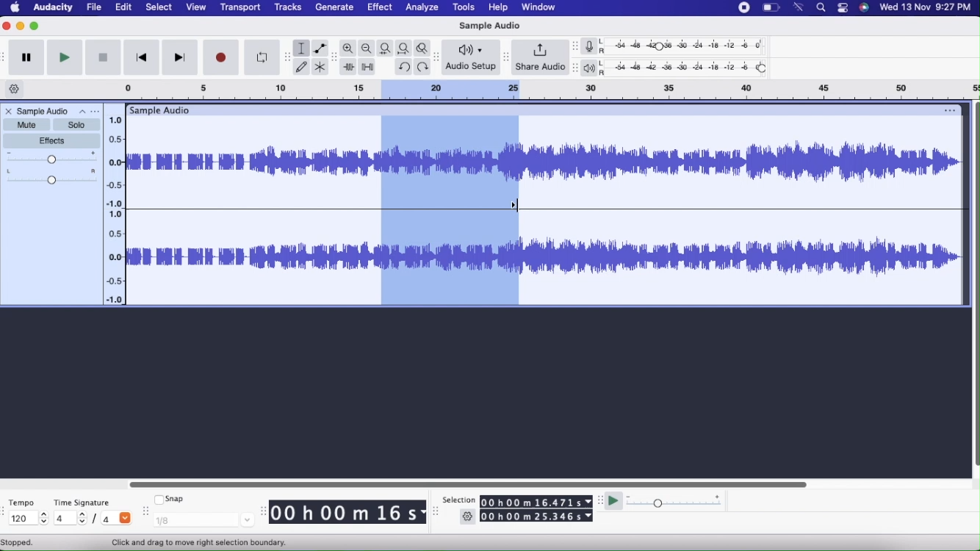 This screenshot has width=980, height=551. What do you see at coordinates (575, 68) in the screenshot?
I see `move toolbar` at bounding box center [575, 68].